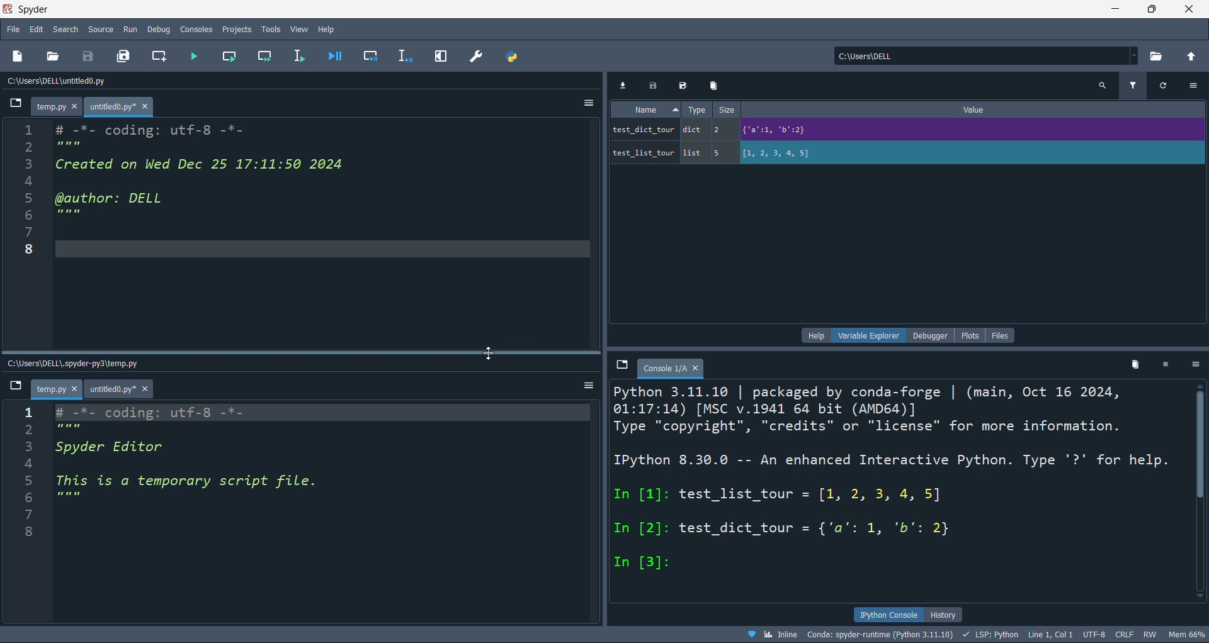 The height and width of the screenshot is (643, 1209). Describe the element at coordinates (1133, 366) in the screenshot. I see `delete` at that location.